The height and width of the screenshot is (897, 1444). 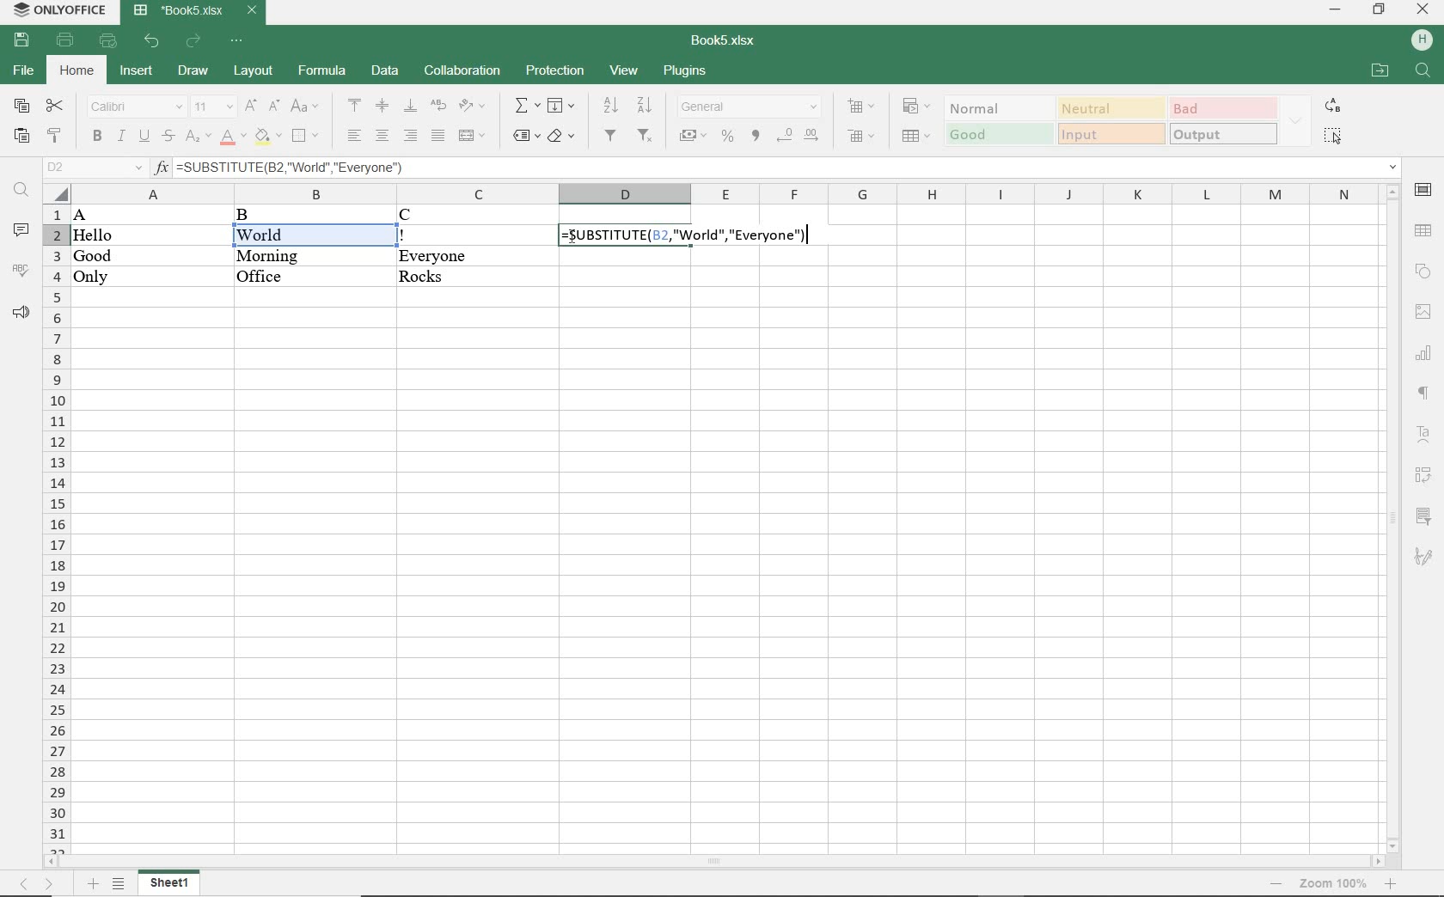 What do you see at coordinates (191, 72) in the screenshot?
I see `draw` at bounding box center [191, 72].